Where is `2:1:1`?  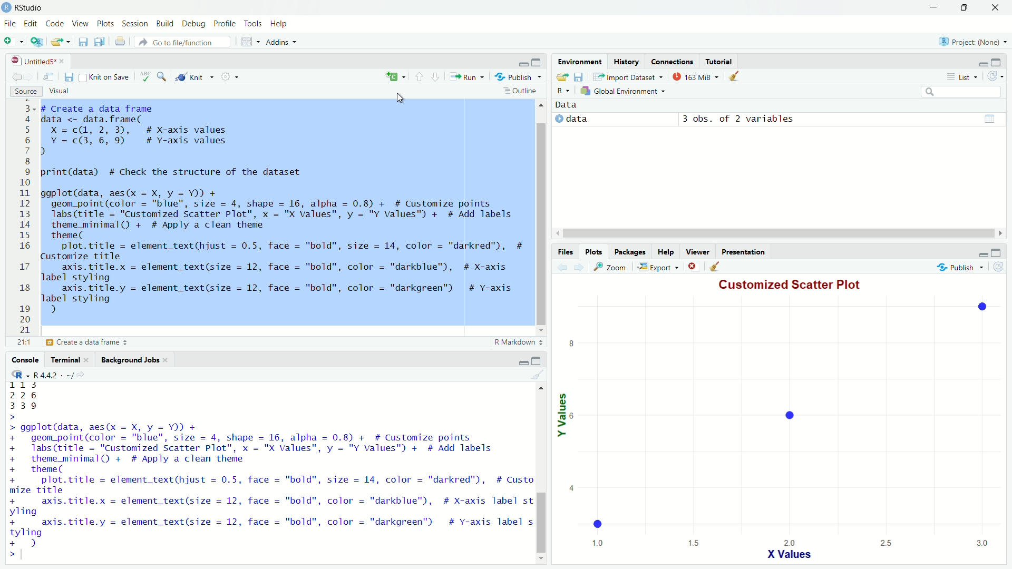
2:1:1 is located at coordinates (22, 342).